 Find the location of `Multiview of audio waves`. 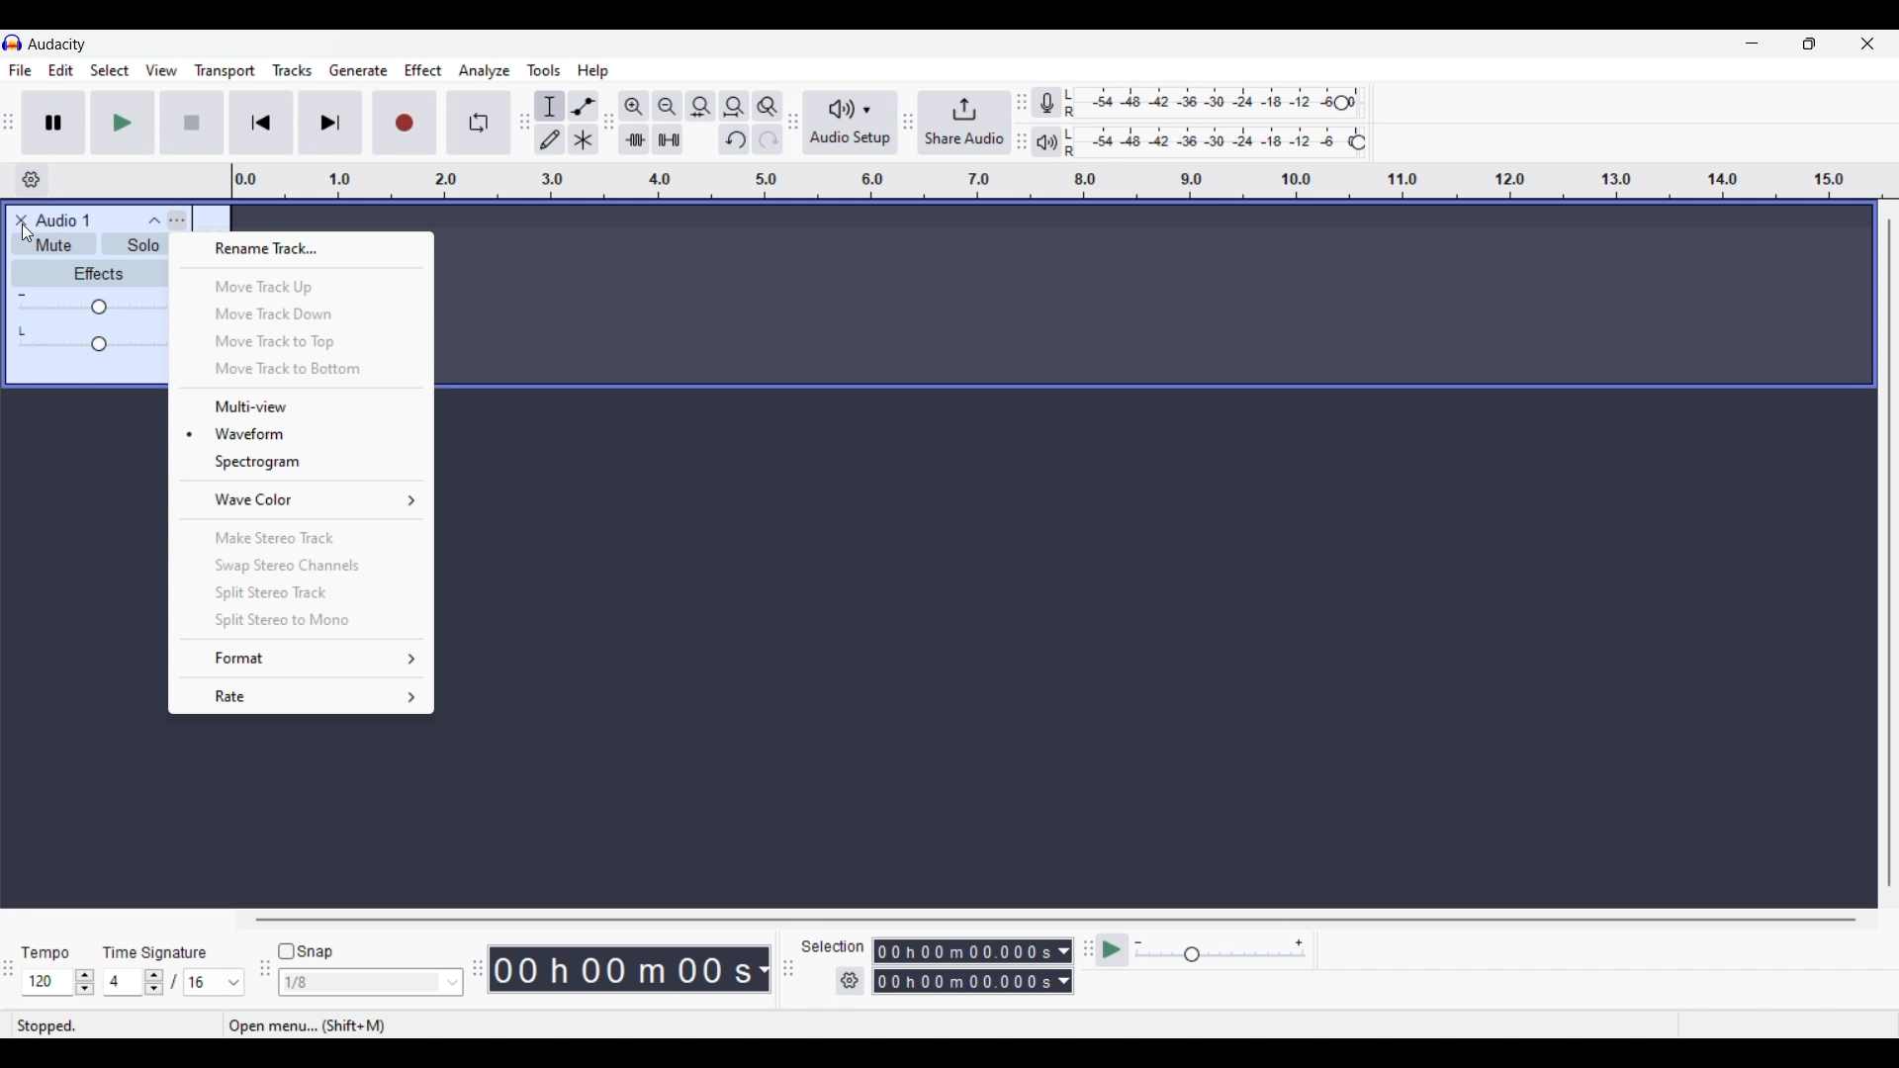

Multiview of audio waves is located at coordinates (303, 406).